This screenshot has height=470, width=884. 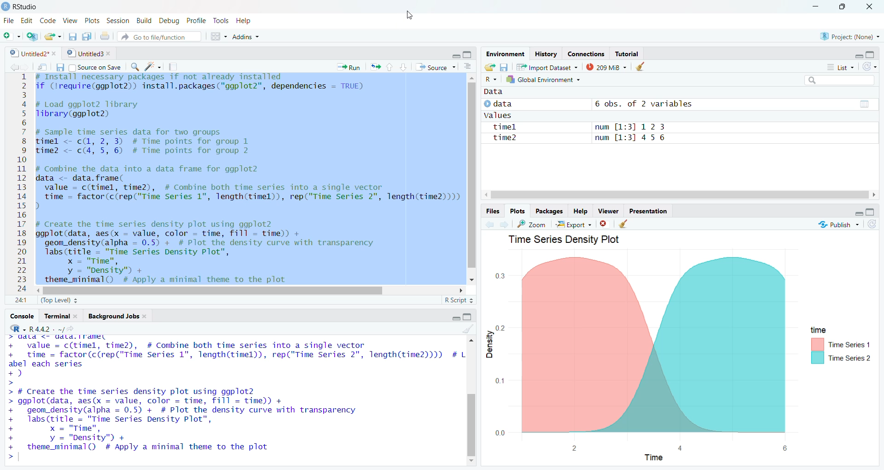 I want to click on Maximize, so click(x=871, y=54).